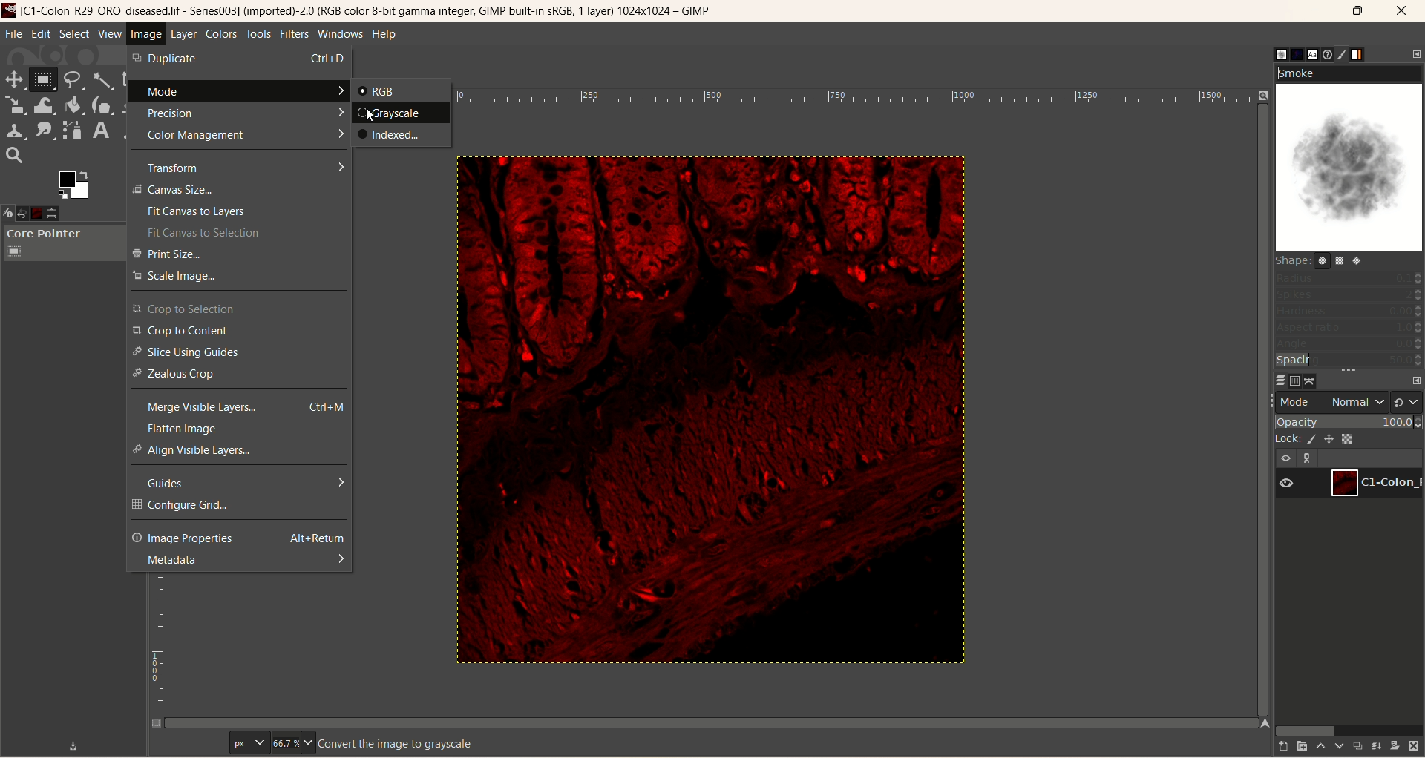  Describe the element at coordinates (45, 106) in the screenshot. I see `wrap transform` at that location.